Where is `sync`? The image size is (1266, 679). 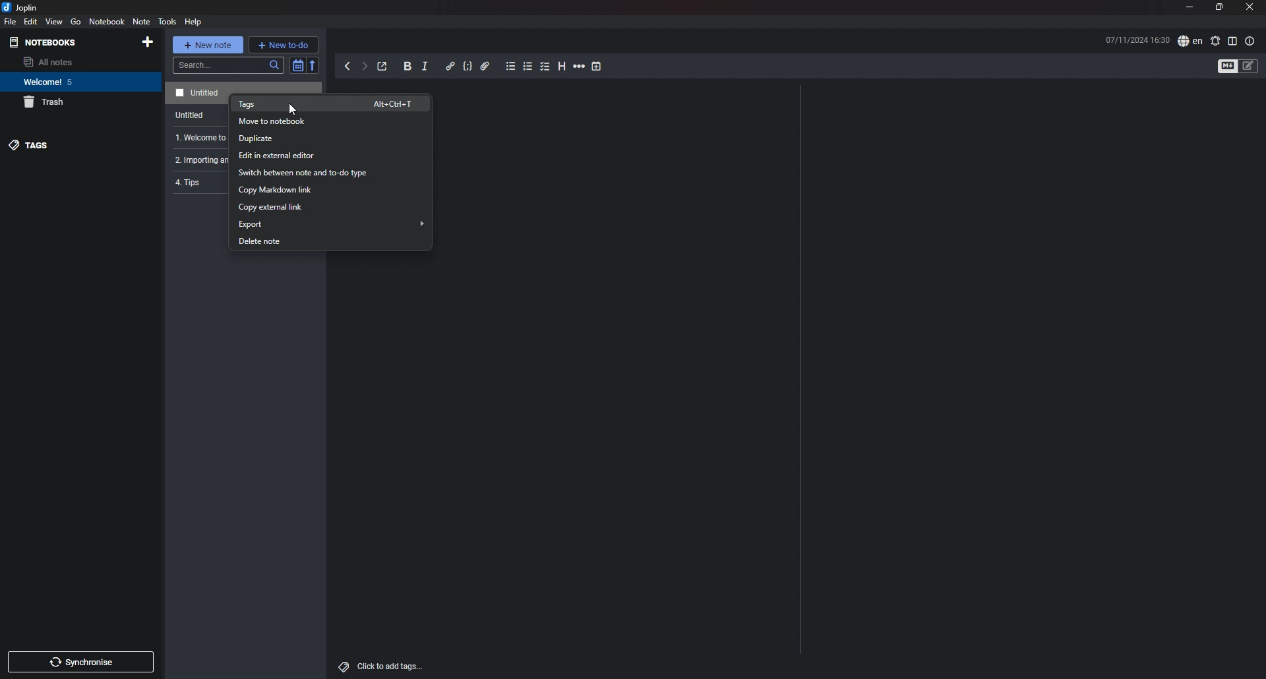 sync is located at coordinates (80, 662).